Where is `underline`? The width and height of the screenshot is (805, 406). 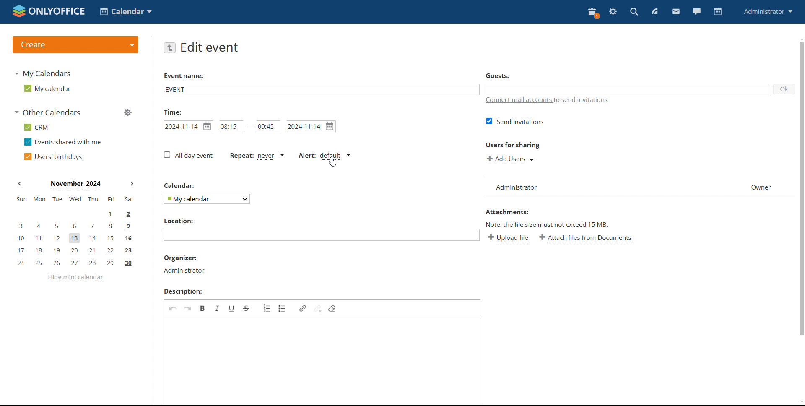 underline is located at coordinates (232, 308).